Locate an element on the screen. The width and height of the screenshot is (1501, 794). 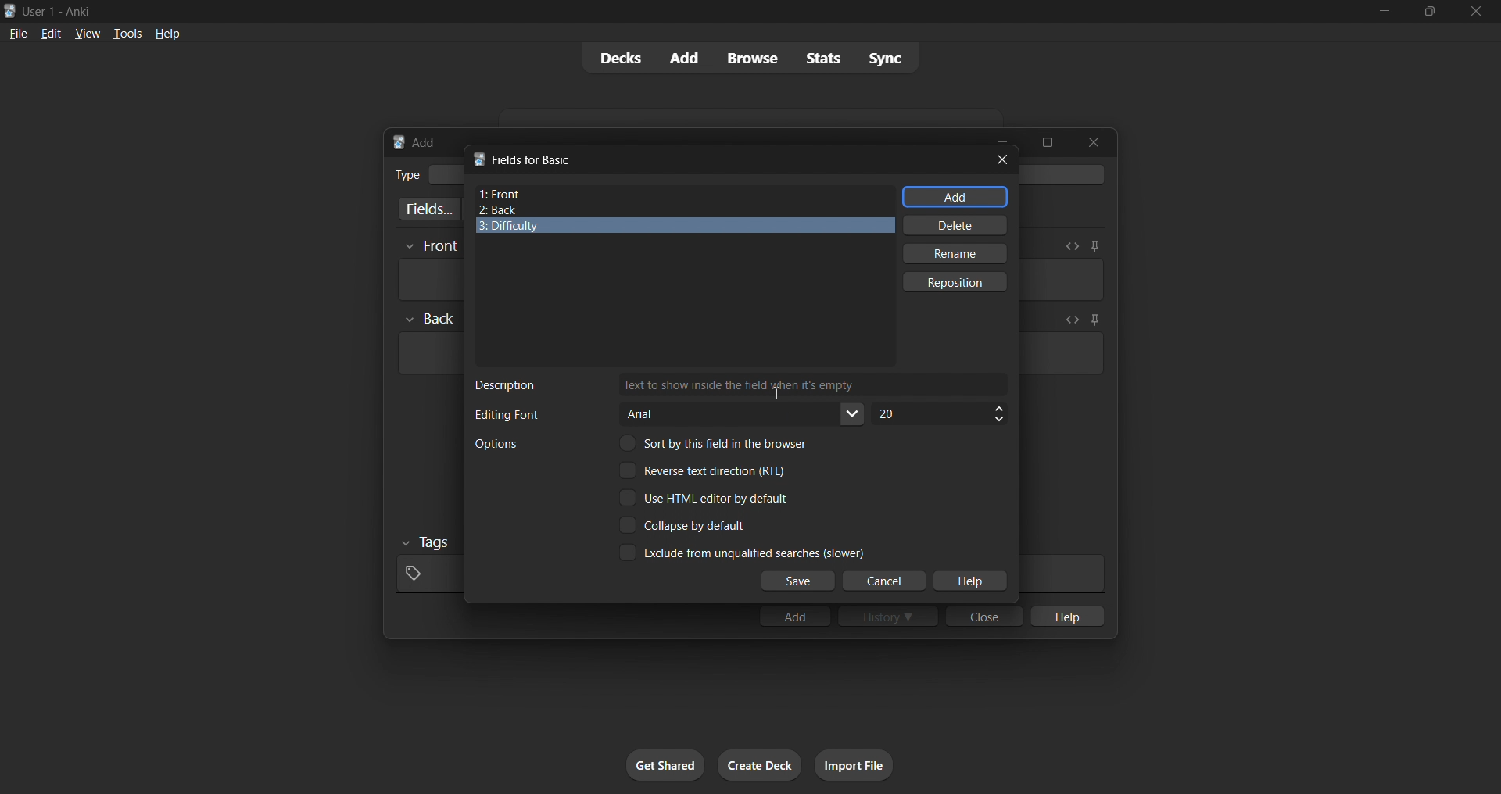
Toggle is located at coordinates (685, 525).